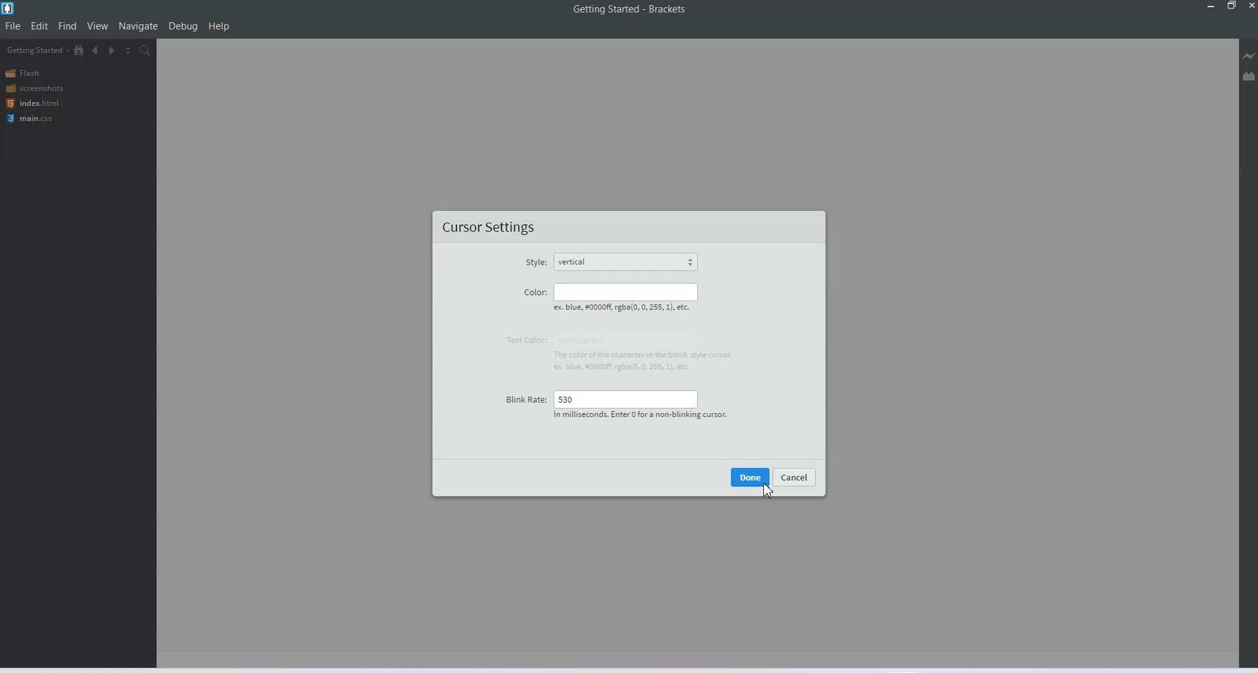  Describe the element at coordinates (630, 308) in the screenshot. I see `example` at that location.